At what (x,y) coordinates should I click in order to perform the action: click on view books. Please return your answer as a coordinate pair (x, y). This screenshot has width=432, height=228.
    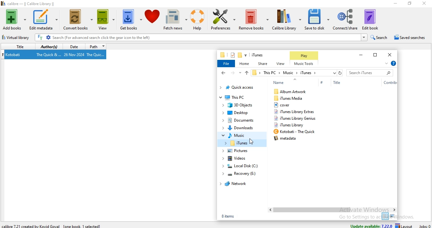
    Looking at the image, I should click on (107, 20).